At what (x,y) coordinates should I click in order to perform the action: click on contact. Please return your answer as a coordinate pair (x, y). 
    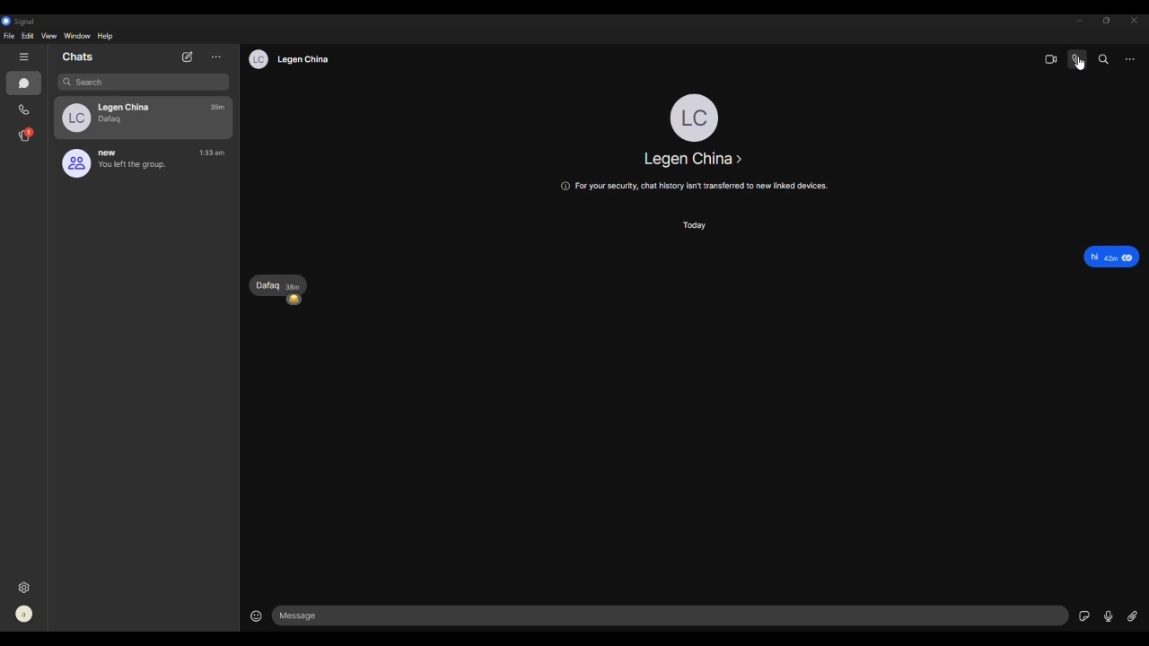
    Looking at the image, I should click on (697, 159).